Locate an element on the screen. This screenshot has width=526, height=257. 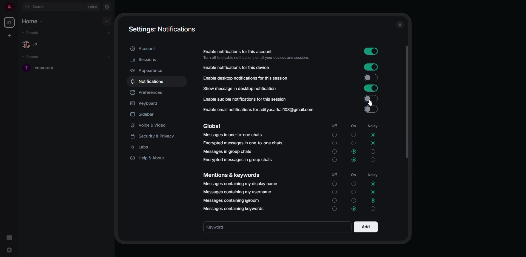
on is located at coordinates (353, 175).